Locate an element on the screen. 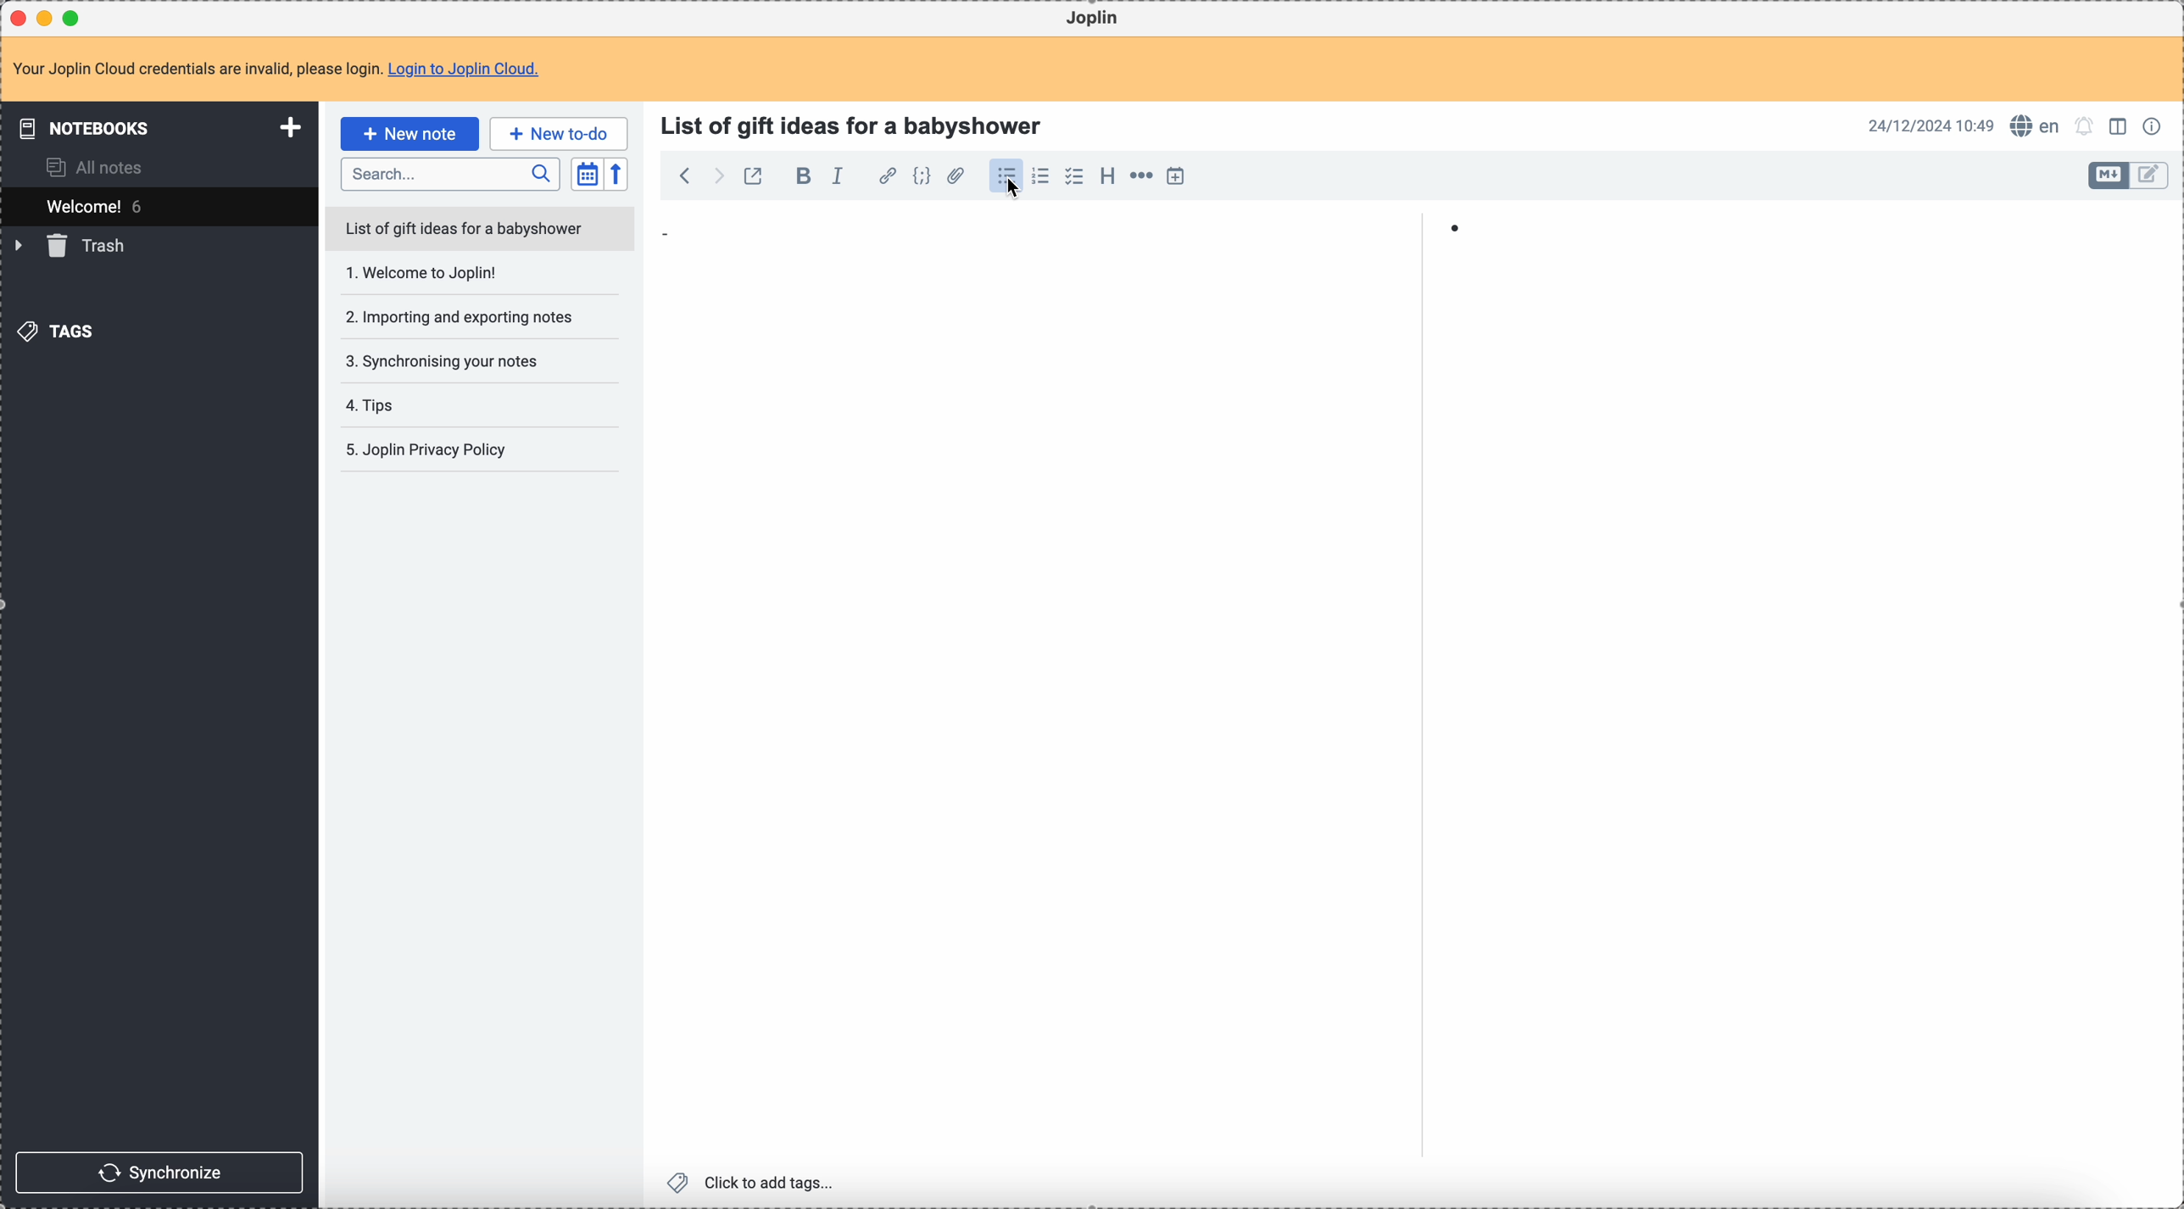 The image size is (2184, 1209). bold is located at coordinates (803, 178).